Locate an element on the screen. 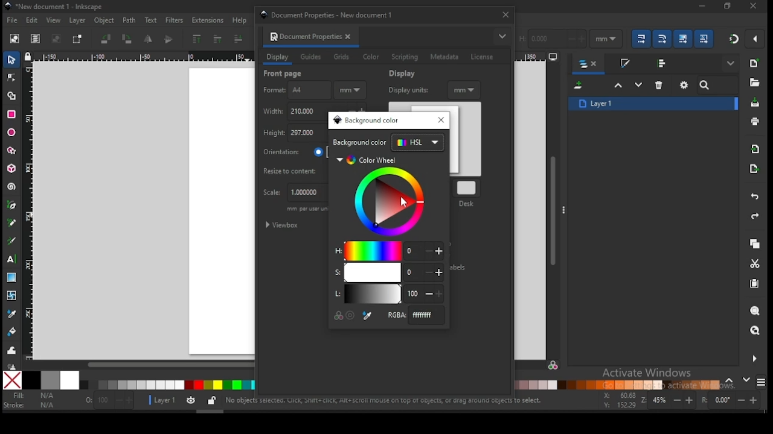  import is located at coordinates (755, 149).